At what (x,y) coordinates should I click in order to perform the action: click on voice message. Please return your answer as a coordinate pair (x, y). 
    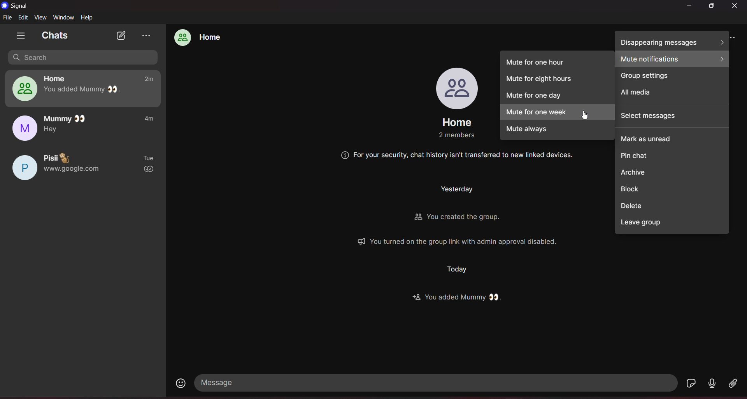
    Looking at the image, I should click on (711, 383).